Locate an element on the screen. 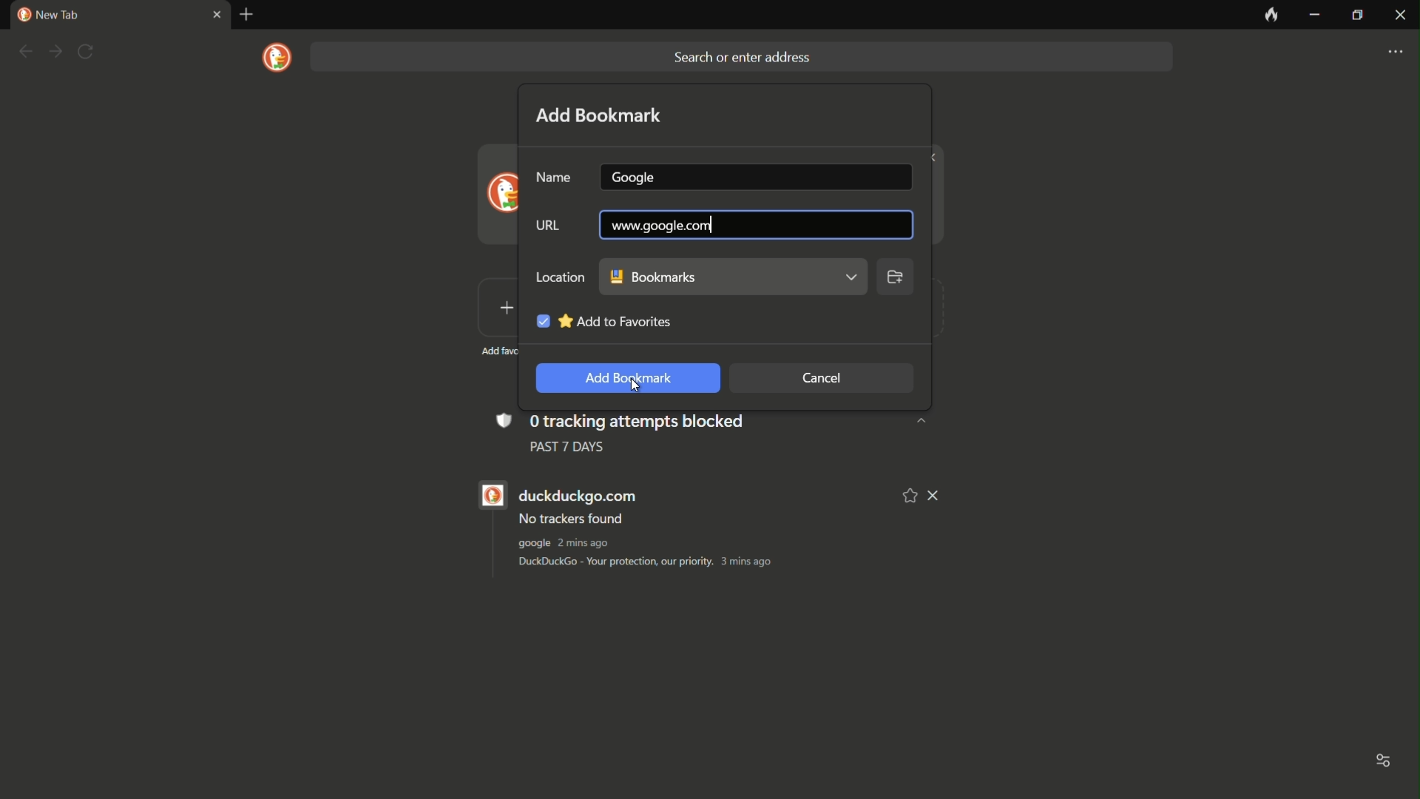 The height and width of the screenshot is (799, 1420). add bookmark is located at coordinates (600, 115).